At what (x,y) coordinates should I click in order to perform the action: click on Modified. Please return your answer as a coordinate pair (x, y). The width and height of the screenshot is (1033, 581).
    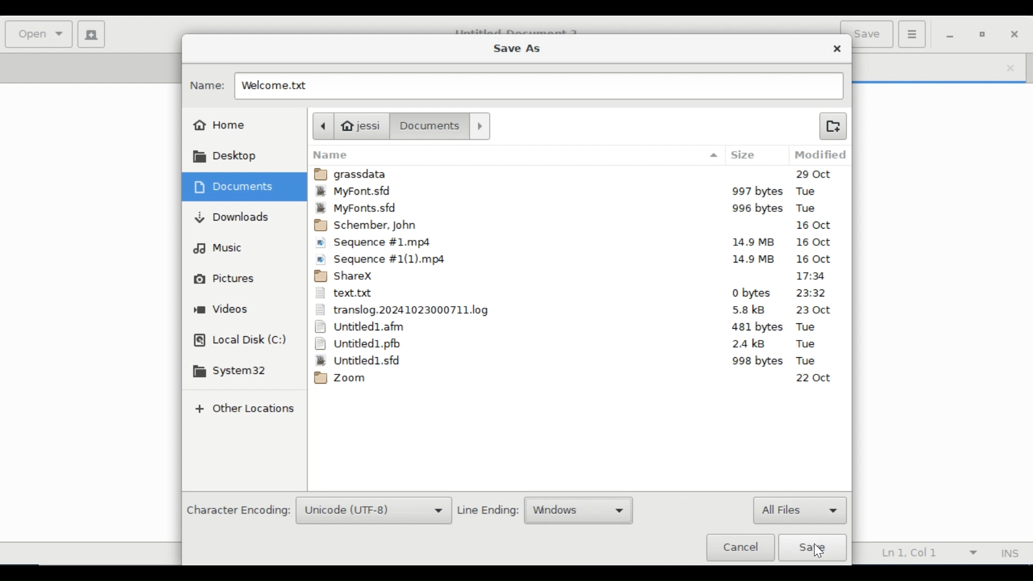
    Looking at the image, I should click on (818, 154).